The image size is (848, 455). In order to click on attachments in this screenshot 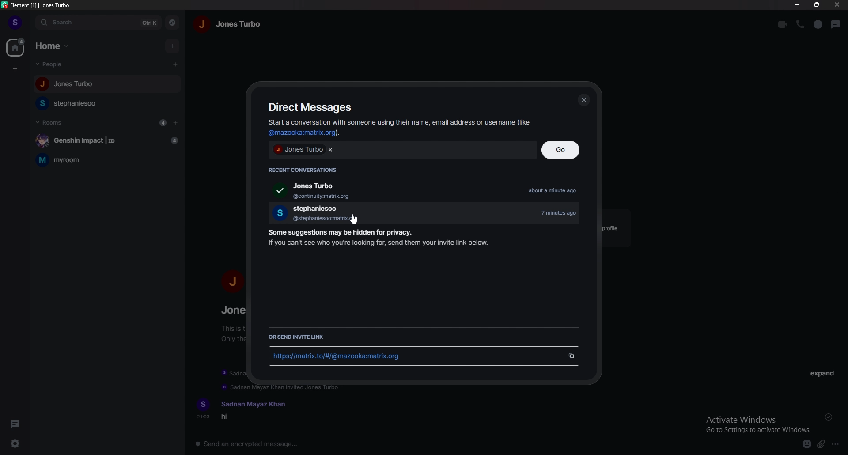, I will do `click(821, 445)`.